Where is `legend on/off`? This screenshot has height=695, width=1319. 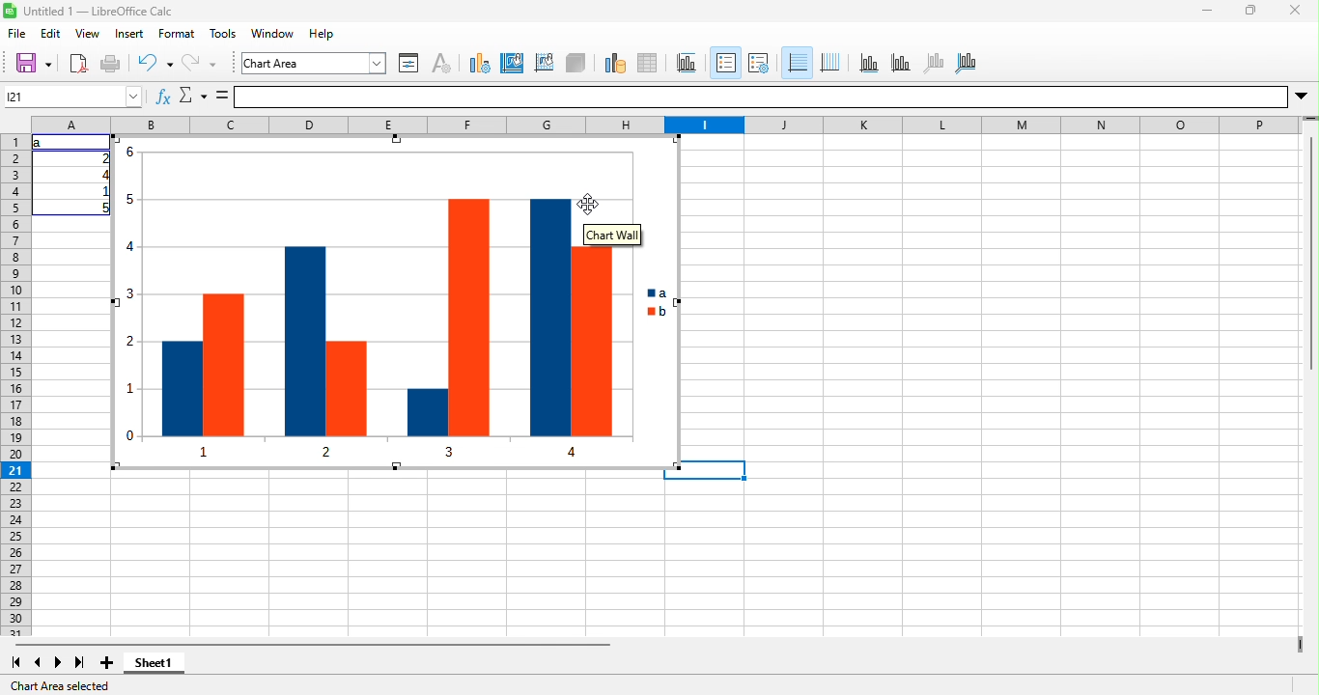
legend on/off is located at coordinates (726, 63).